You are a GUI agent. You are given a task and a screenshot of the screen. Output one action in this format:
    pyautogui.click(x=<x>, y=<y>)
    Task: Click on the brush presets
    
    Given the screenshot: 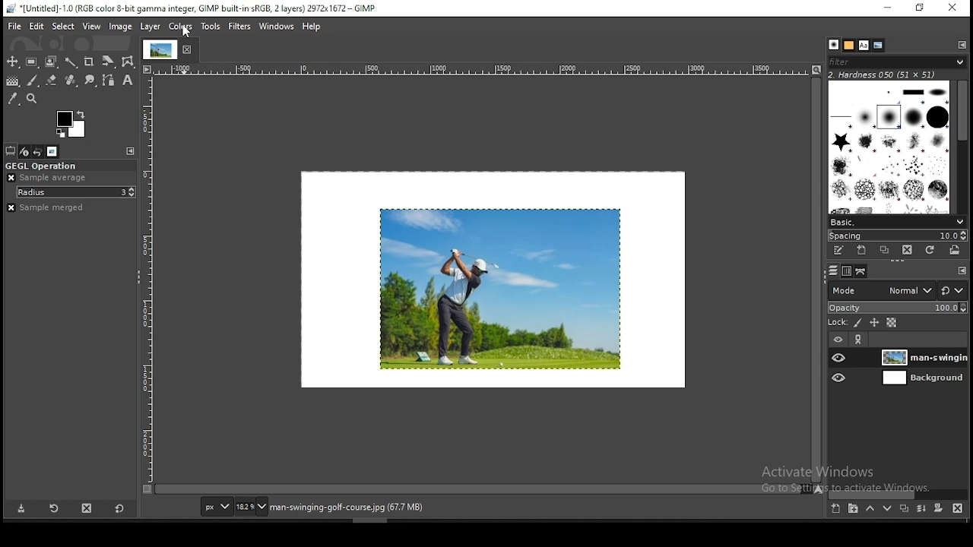 What is the action you would take?
    pyautogui.click(x=896, y=222)
    